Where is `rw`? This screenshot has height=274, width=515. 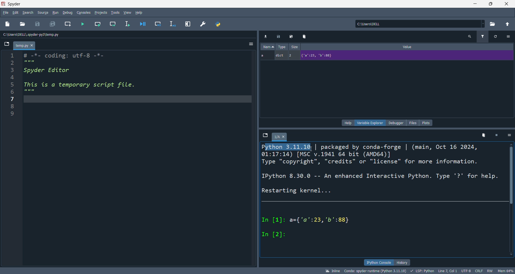 rw is located at coordinates (490, 271).